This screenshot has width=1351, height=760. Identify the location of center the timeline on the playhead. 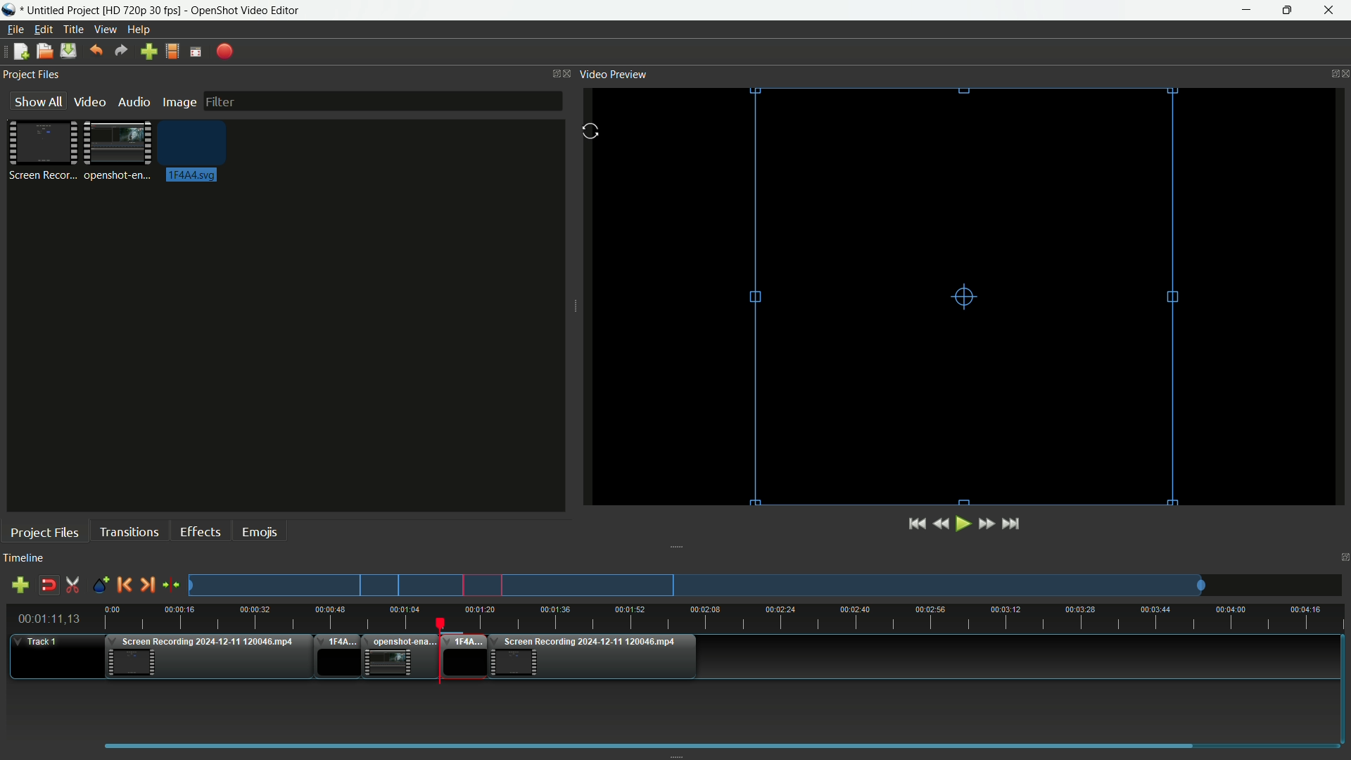
(172, 585).